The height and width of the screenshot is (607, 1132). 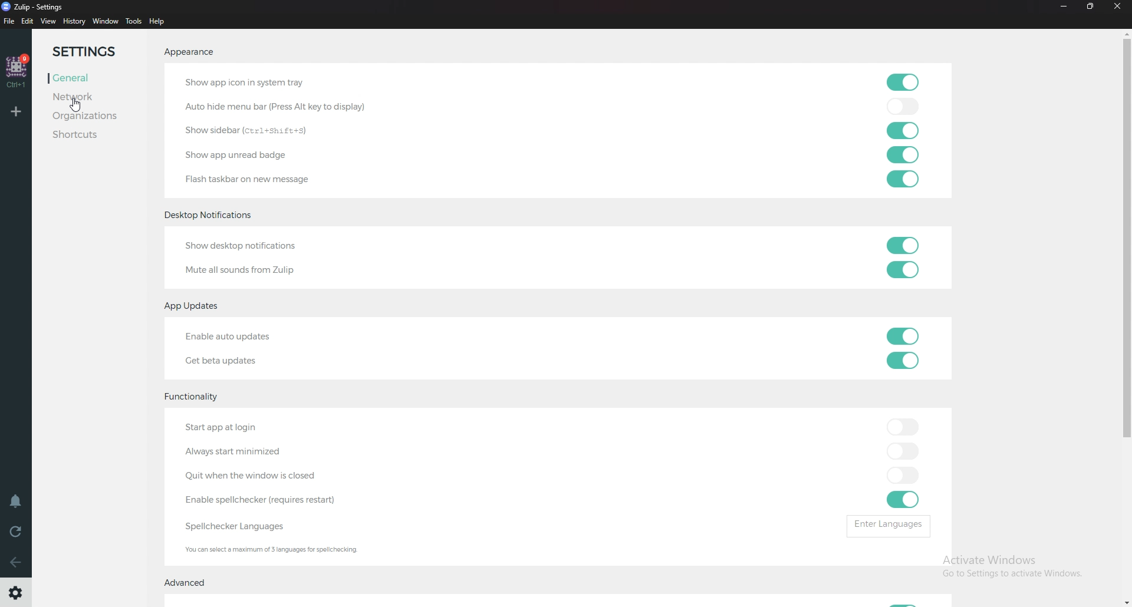 I want to click on toggle, so click(x=903, y=107).